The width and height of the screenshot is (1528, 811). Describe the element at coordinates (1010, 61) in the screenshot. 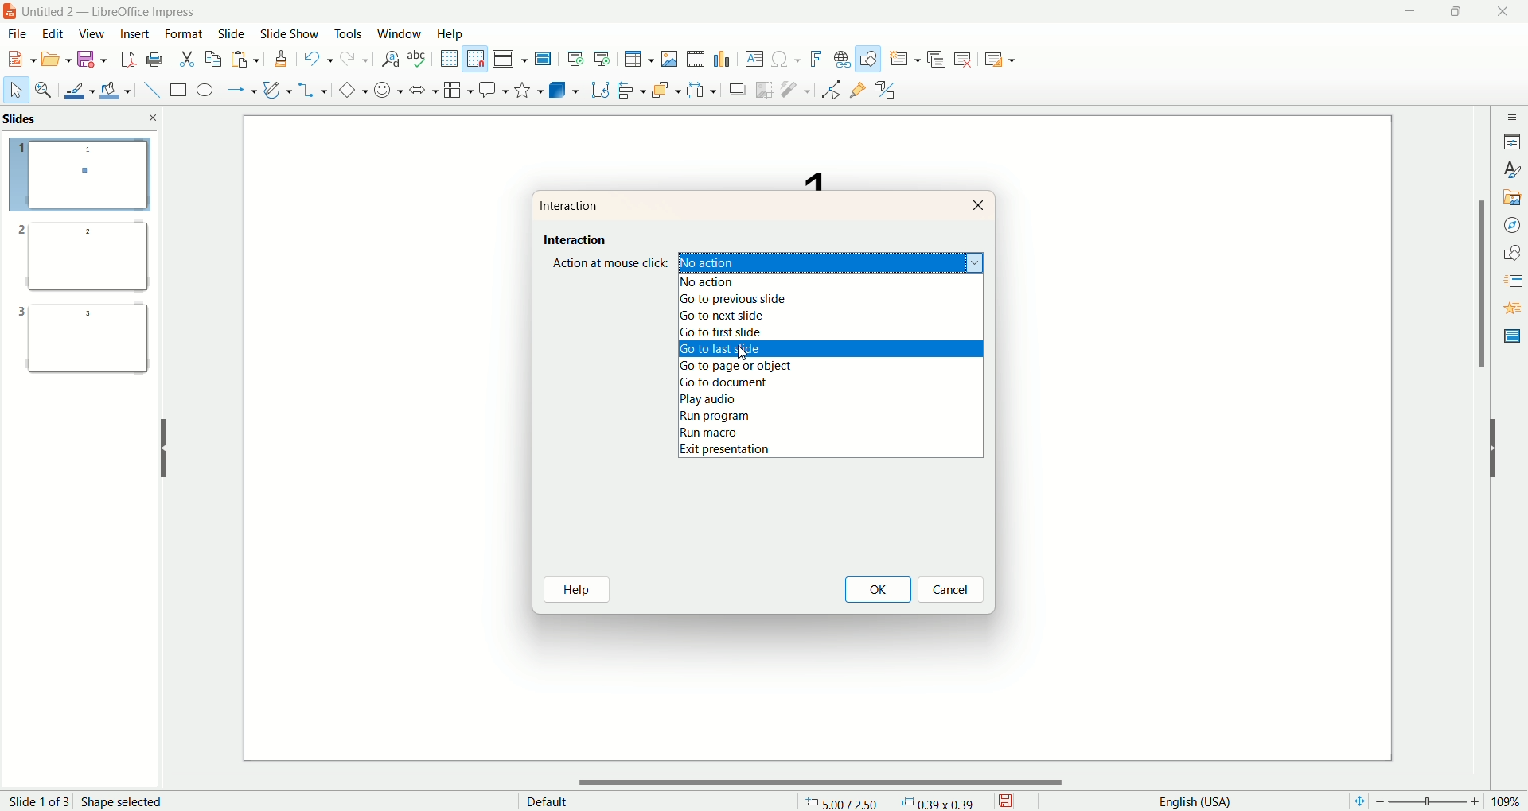

I see `slide layout` at that location.